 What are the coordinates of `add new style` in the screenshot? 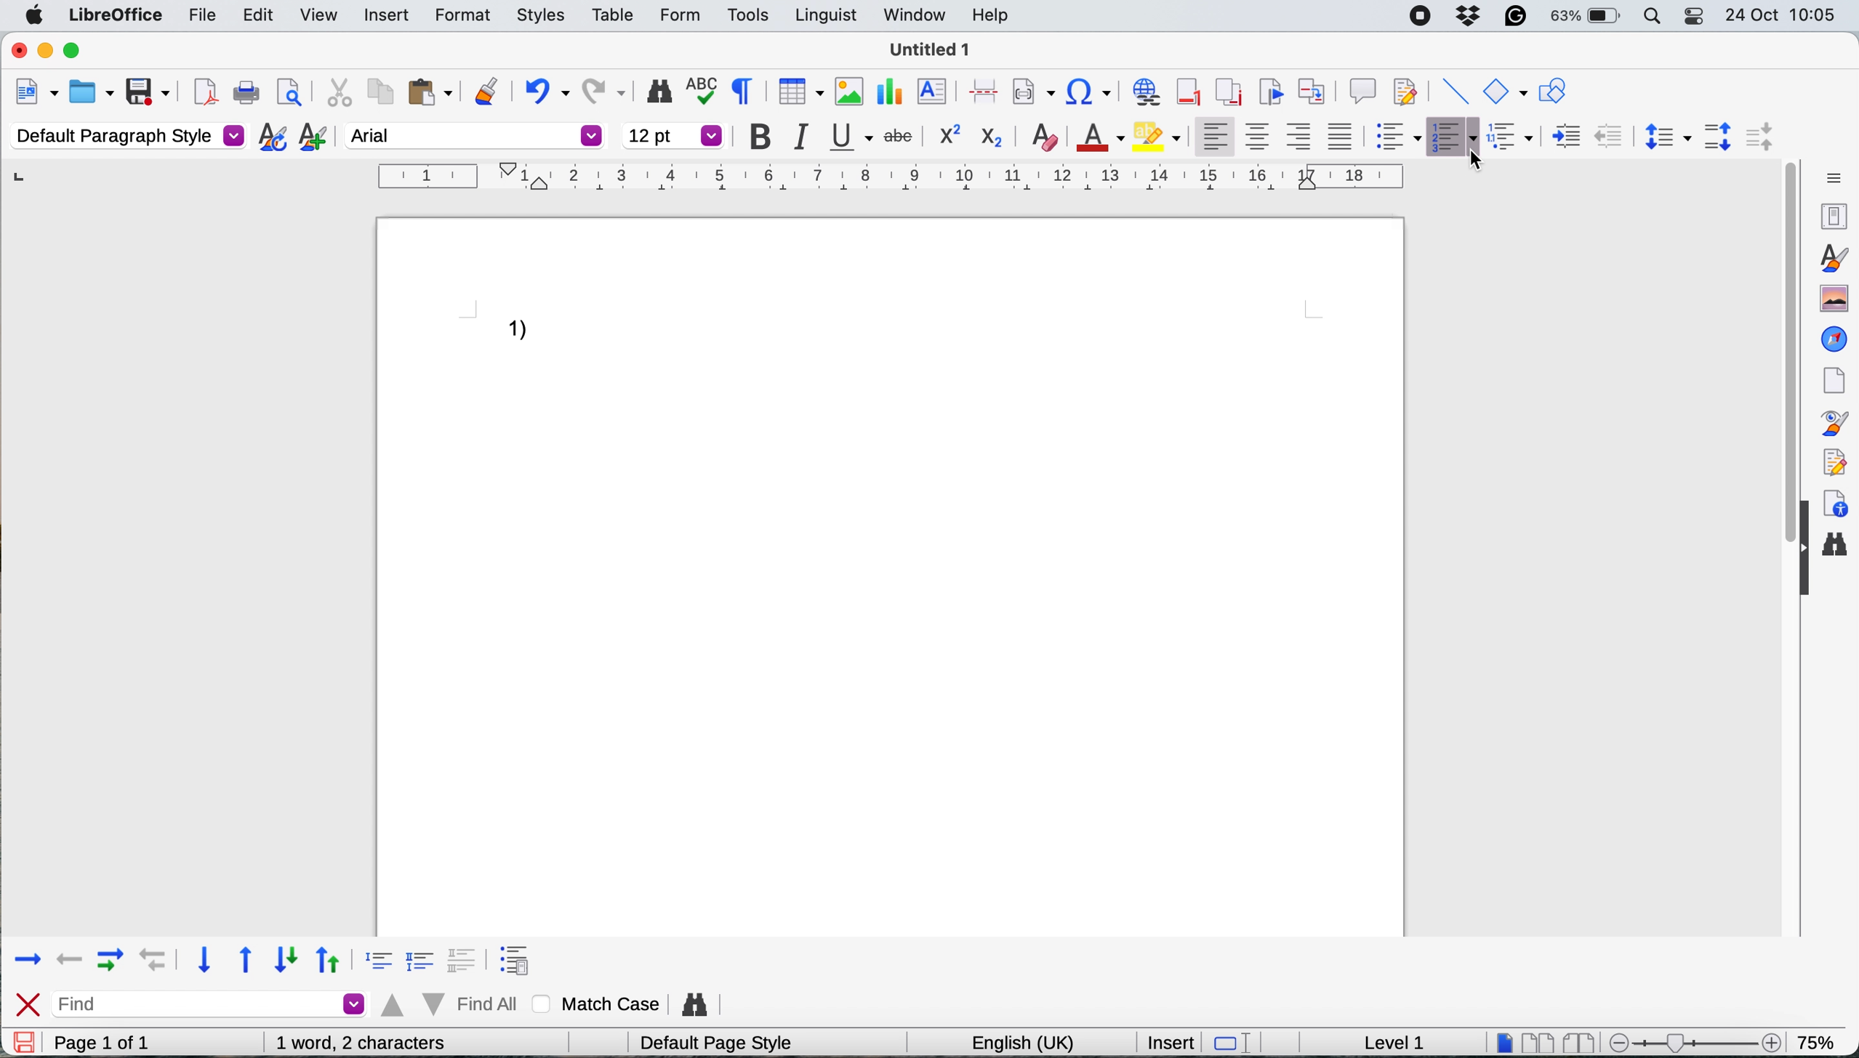 It's located at (312, 139).